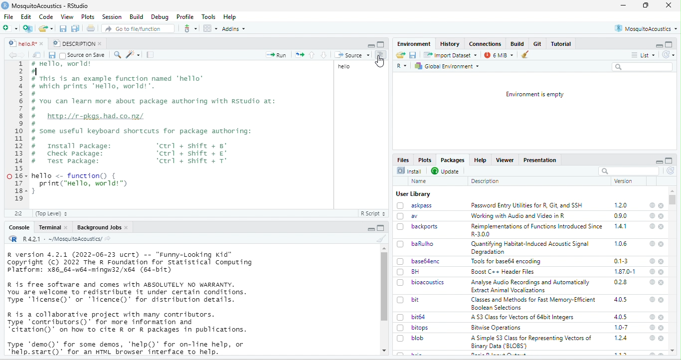 The height and width of the screenshot is (360, 681). What do you see at coordinates (372, 212) in the screenshot?
I see `R Script` at bounding box center [372, 212].